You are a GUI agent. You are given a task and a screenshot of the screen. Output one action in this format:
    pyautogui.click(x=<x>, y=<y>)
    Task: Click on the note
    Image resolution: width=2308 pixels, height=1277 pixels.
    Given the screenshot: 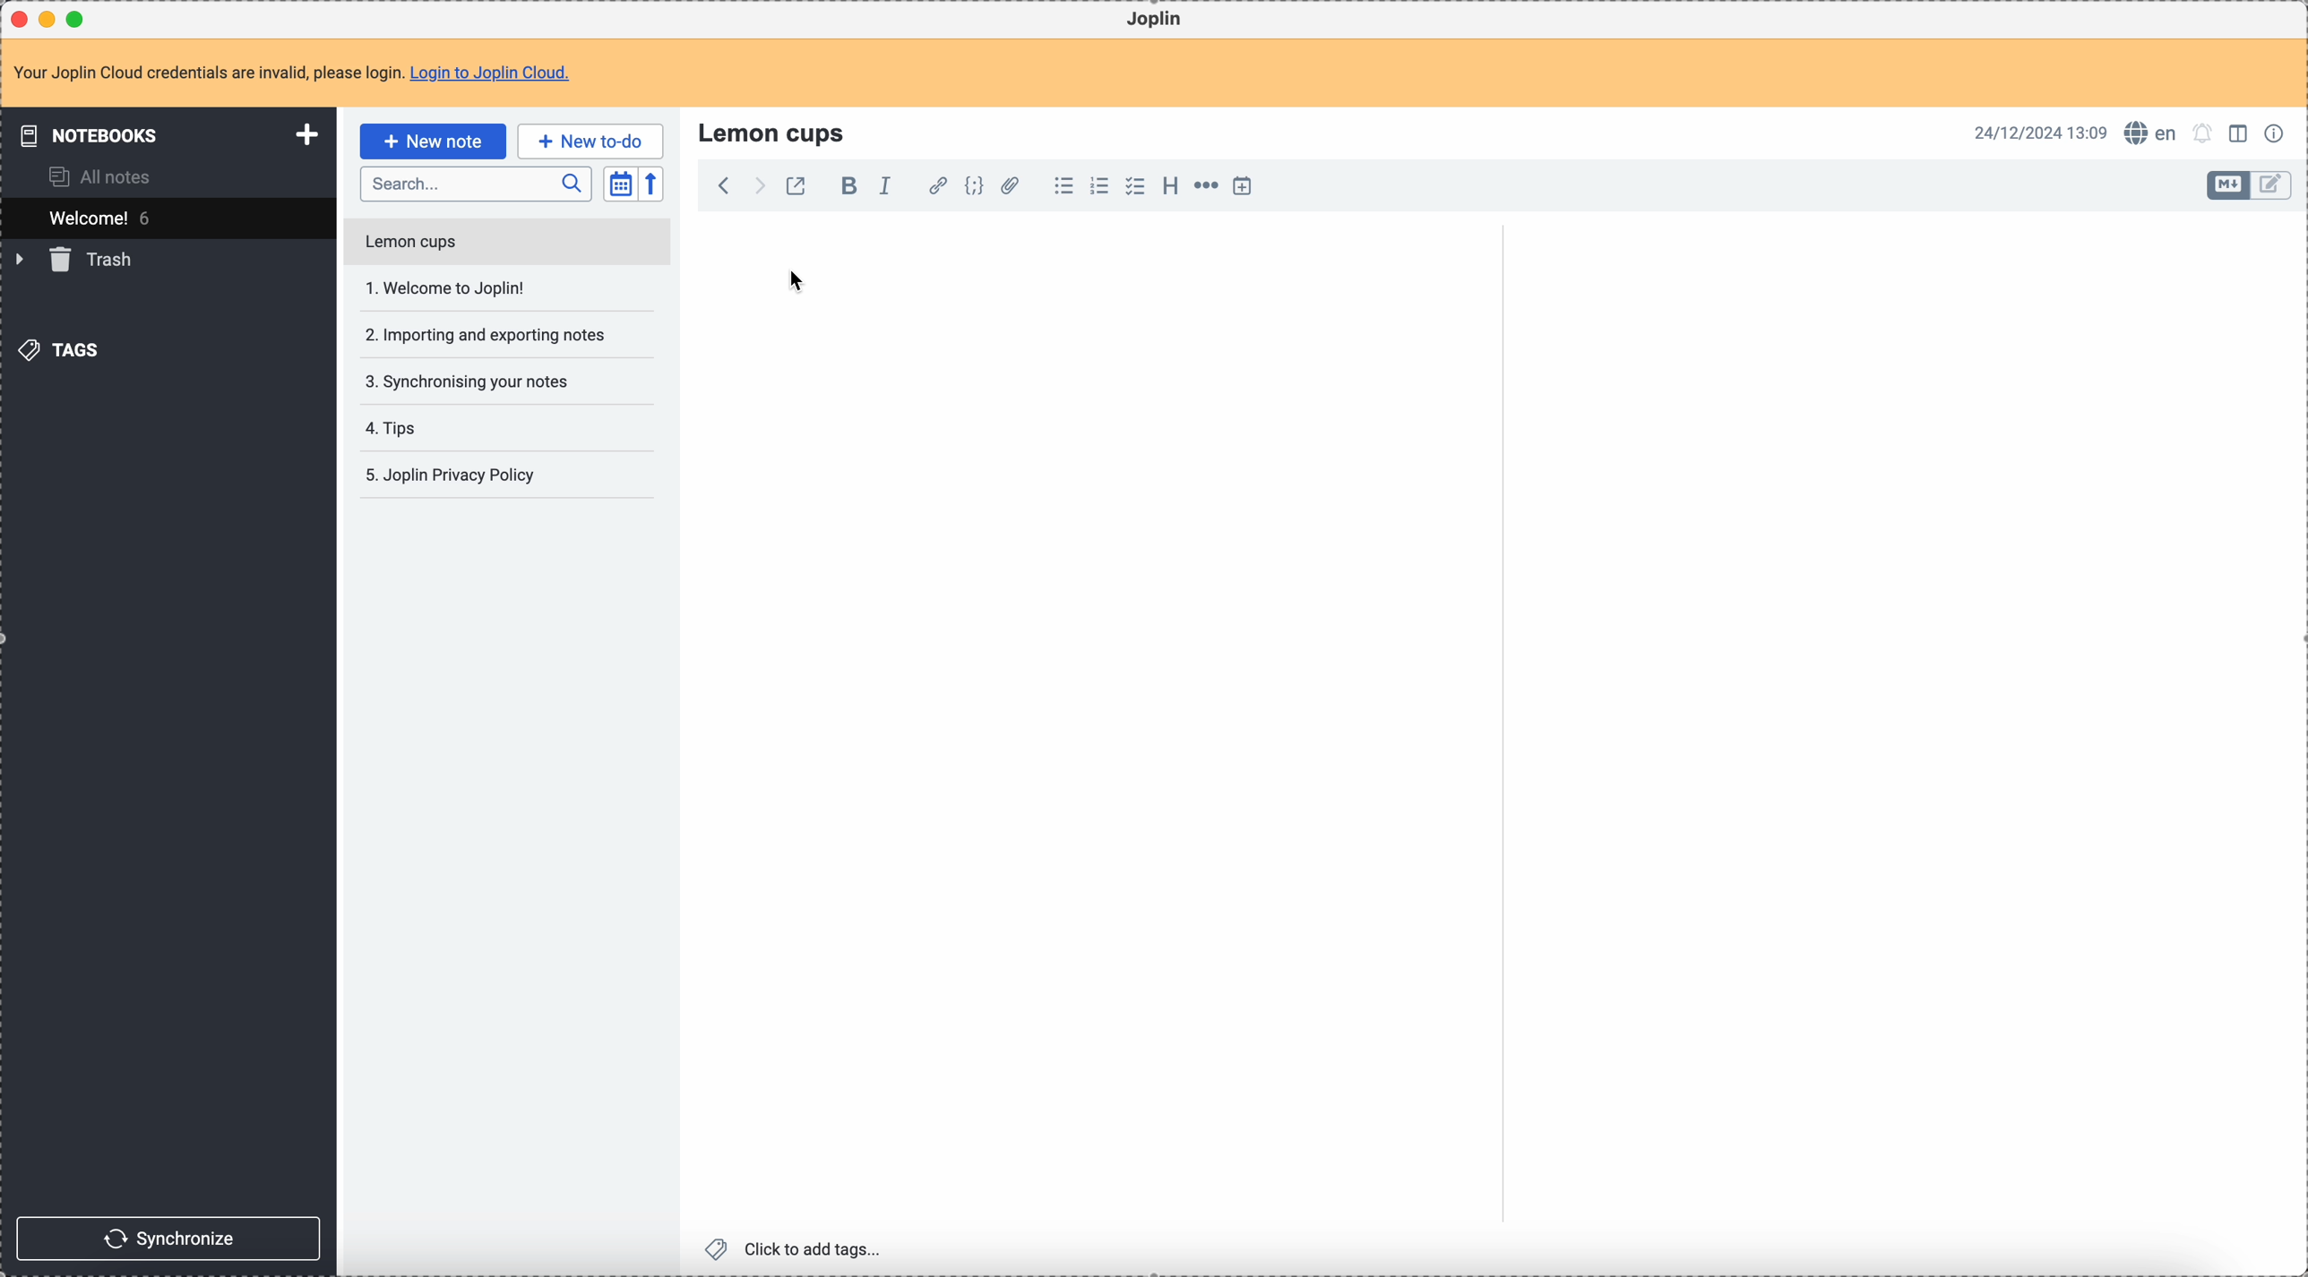 What is the action you would take?
    pyautogui.click(x=303, y=74)
    